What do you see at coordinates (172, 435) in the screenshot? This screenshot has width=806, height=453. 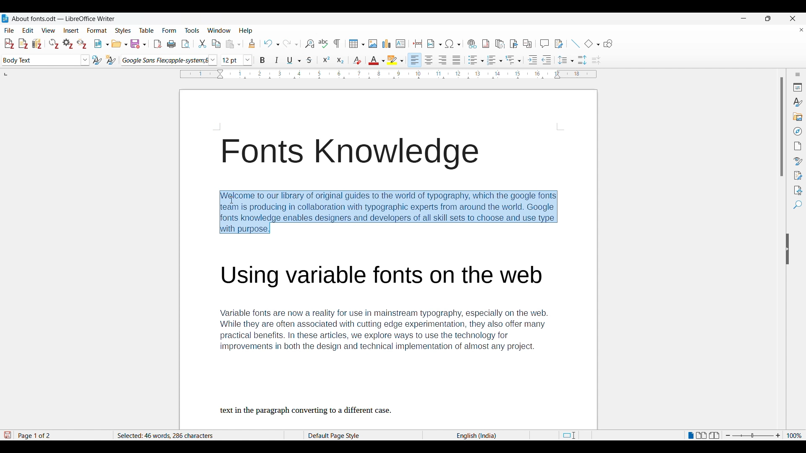 I see `Words and character count of selected text` at bounding box center [172, 435].